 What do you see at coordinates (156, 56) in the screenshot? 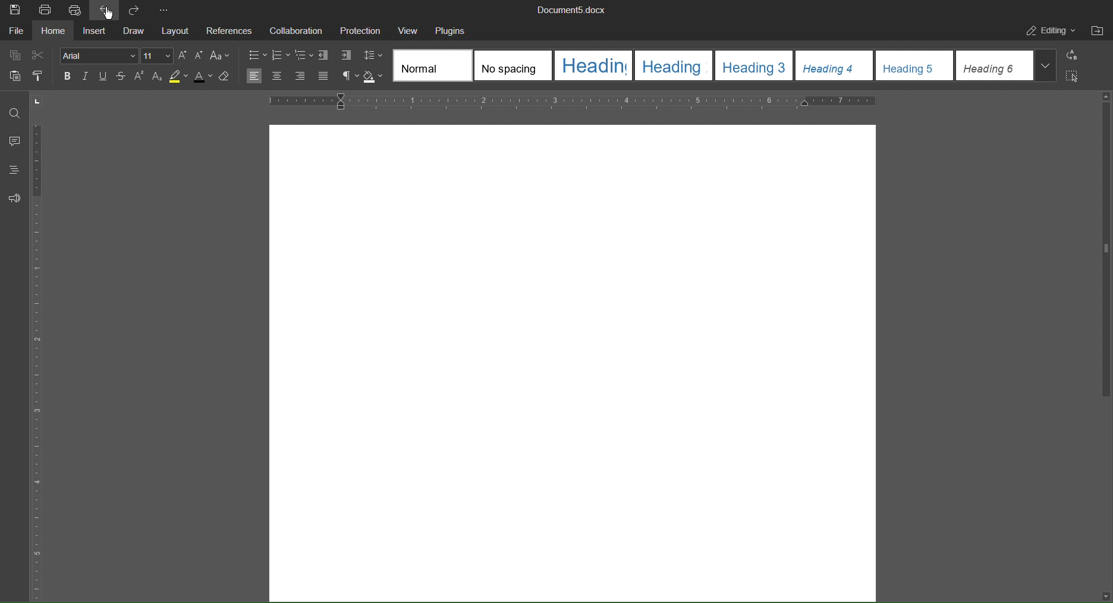
I see `Font size` at bounding box center [156, 56].